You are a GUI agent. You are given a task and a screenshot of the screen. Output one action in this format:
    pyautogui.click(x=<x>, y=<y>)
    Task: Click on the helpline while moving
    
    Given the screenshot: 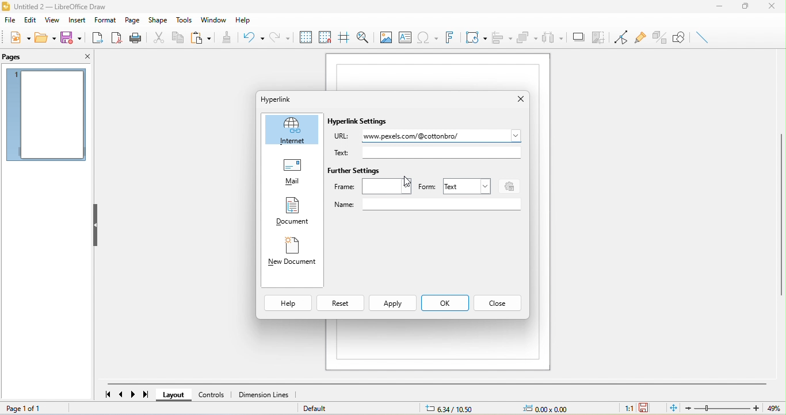 What is the action you would take?
    pyautogui.click(x=342, y=36)
    